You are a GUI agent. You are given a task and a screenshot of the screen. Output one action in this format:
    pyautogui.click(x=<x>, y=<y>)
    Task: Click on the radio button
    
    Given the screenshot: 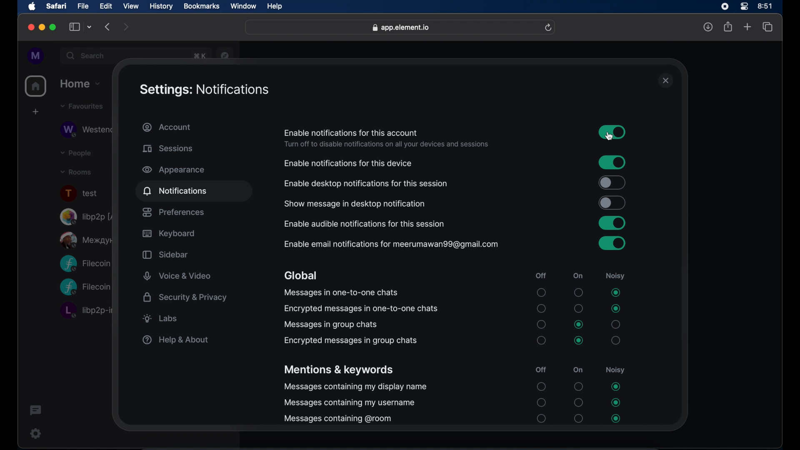 What is the action you would take?
    pyautogui.click(x=578, y=324)
    